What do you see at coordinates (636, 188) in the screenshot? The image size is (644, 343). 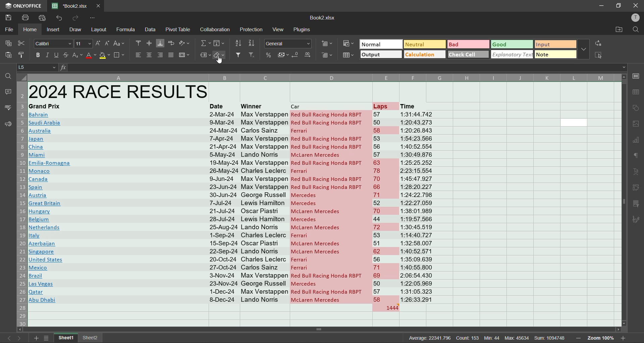 I see `pivot table` at bounding box center [636, 188].